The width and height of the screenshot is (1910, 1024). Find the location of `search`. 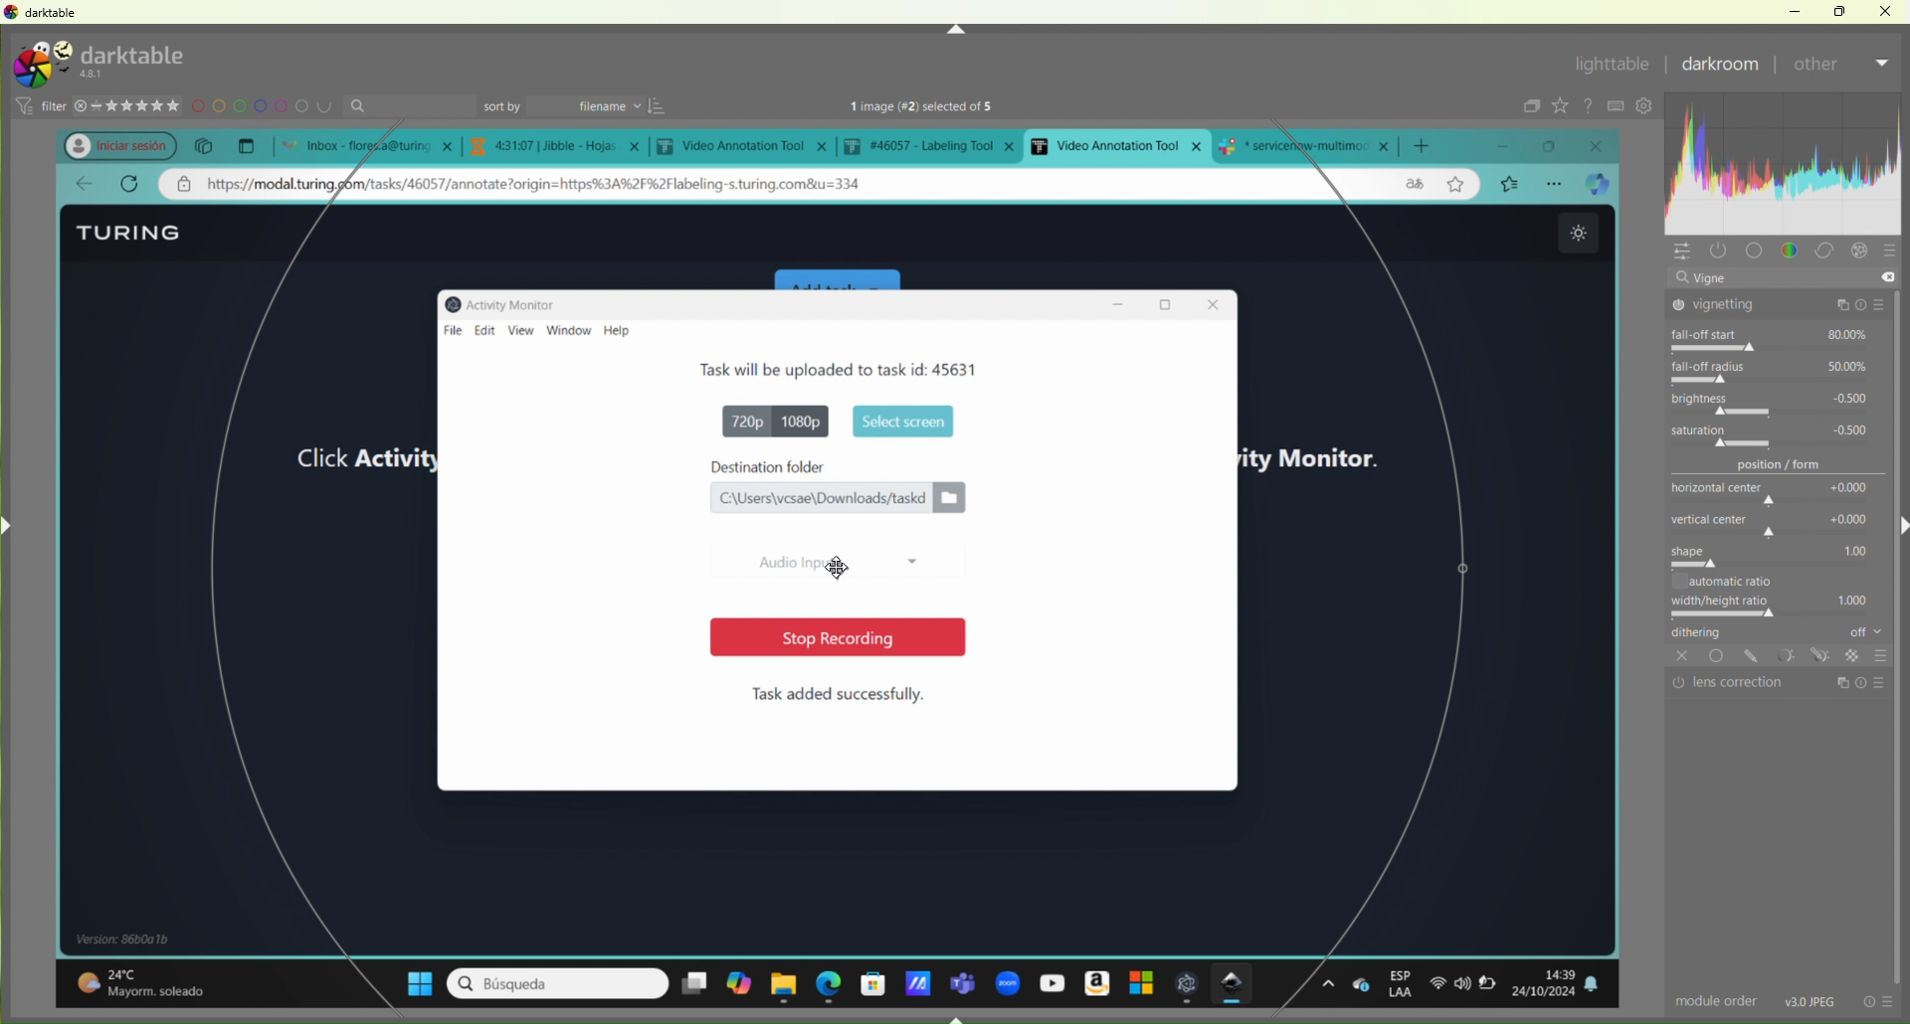

search is located at coordinates (414, 106).